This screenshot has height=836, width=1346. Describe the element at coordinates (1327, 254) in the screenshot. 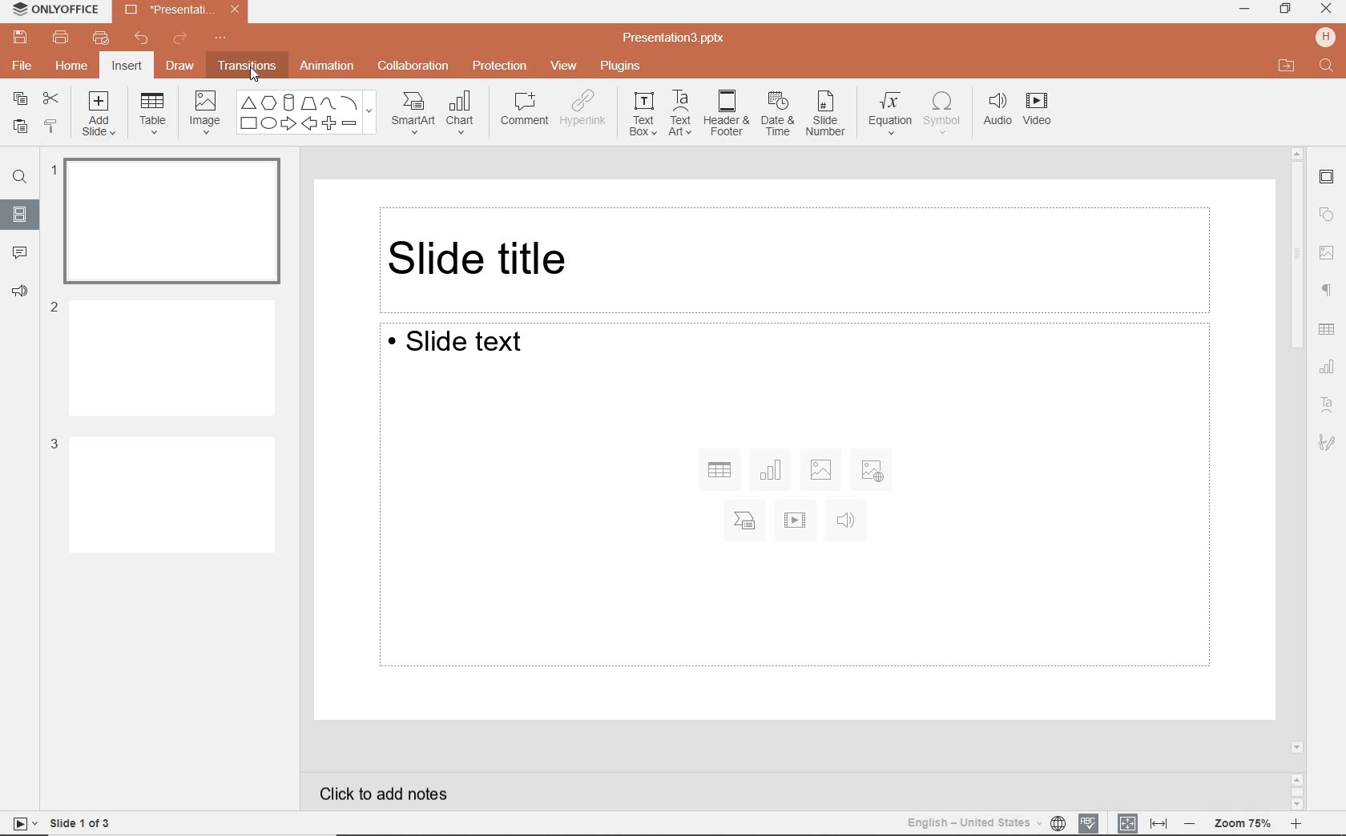

I see `navigation` at that location.